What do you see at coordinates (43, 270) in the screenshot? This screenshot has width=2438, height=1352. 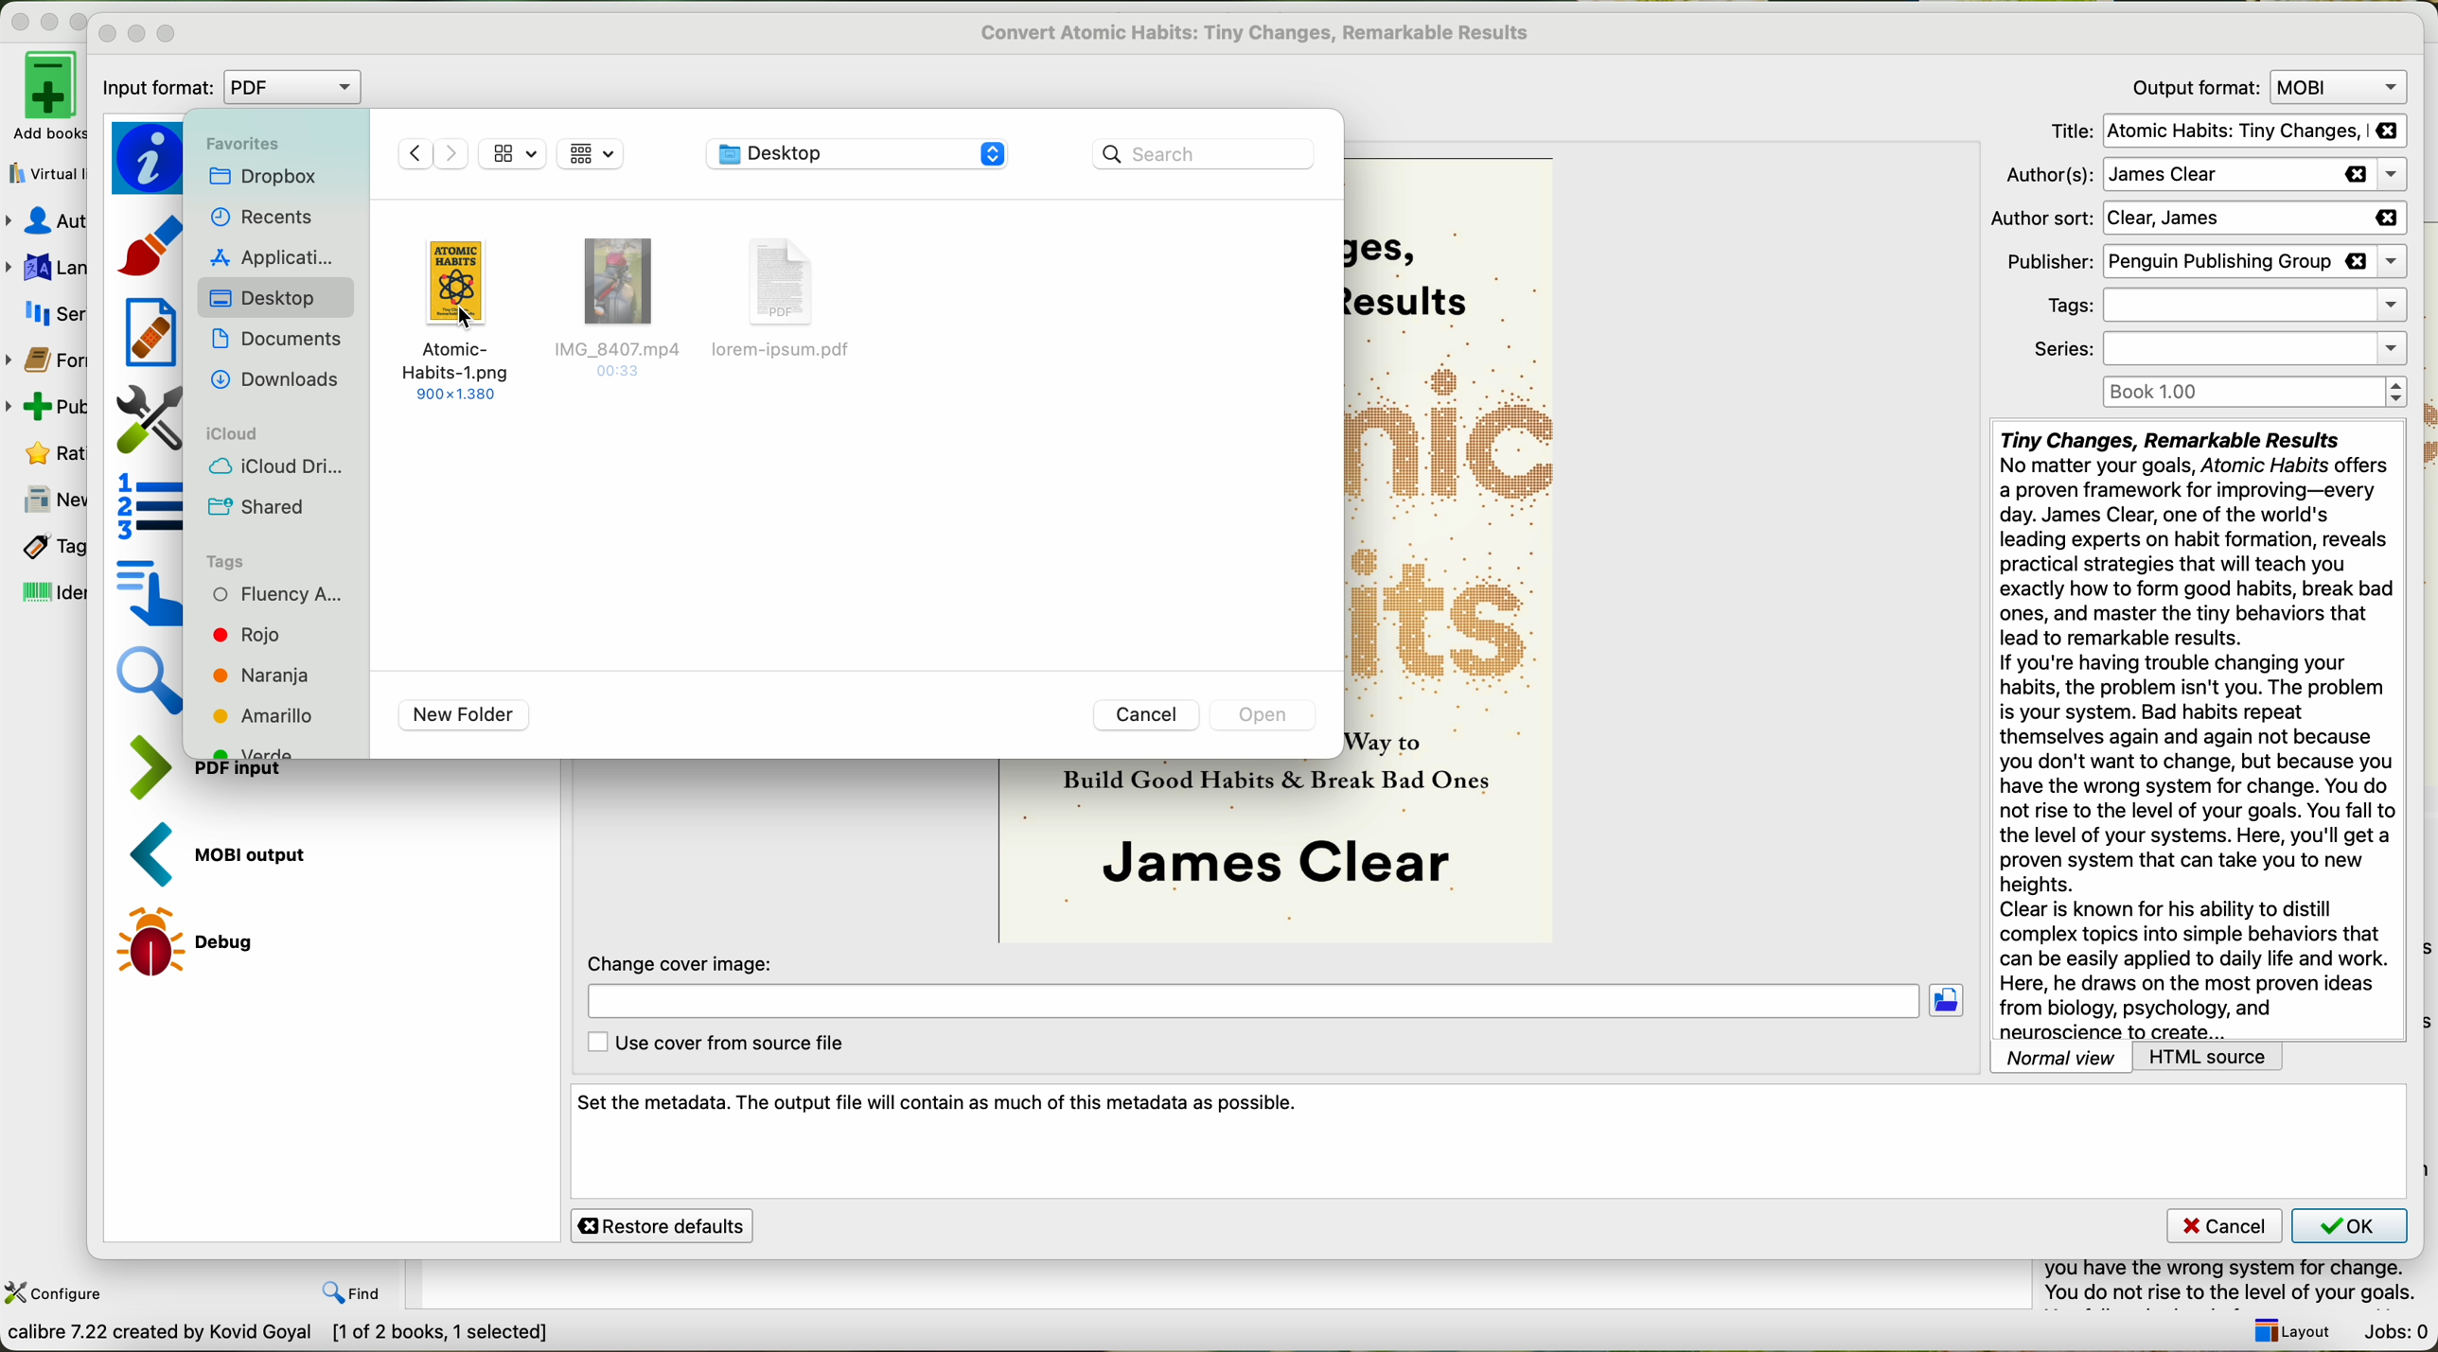 I see `languages` at bounding box center [43, 270].